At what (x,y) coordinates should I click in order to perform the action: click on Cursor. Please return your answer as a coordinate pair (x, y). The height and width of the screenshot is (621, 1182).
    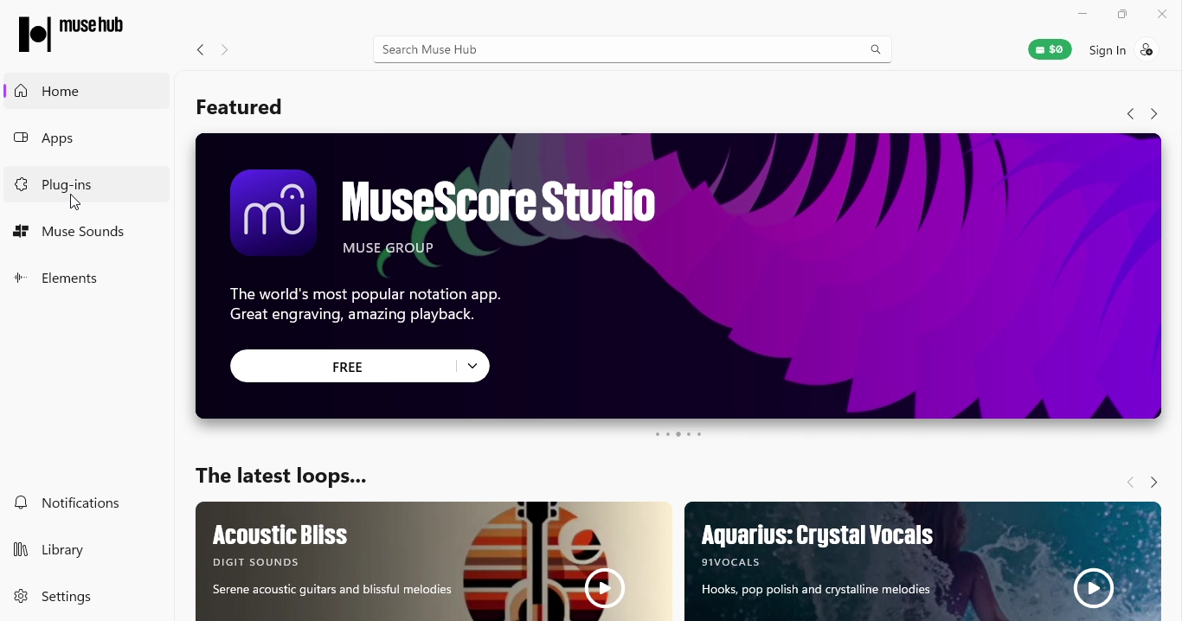
    Looking at the image, I should click on (70, 202).